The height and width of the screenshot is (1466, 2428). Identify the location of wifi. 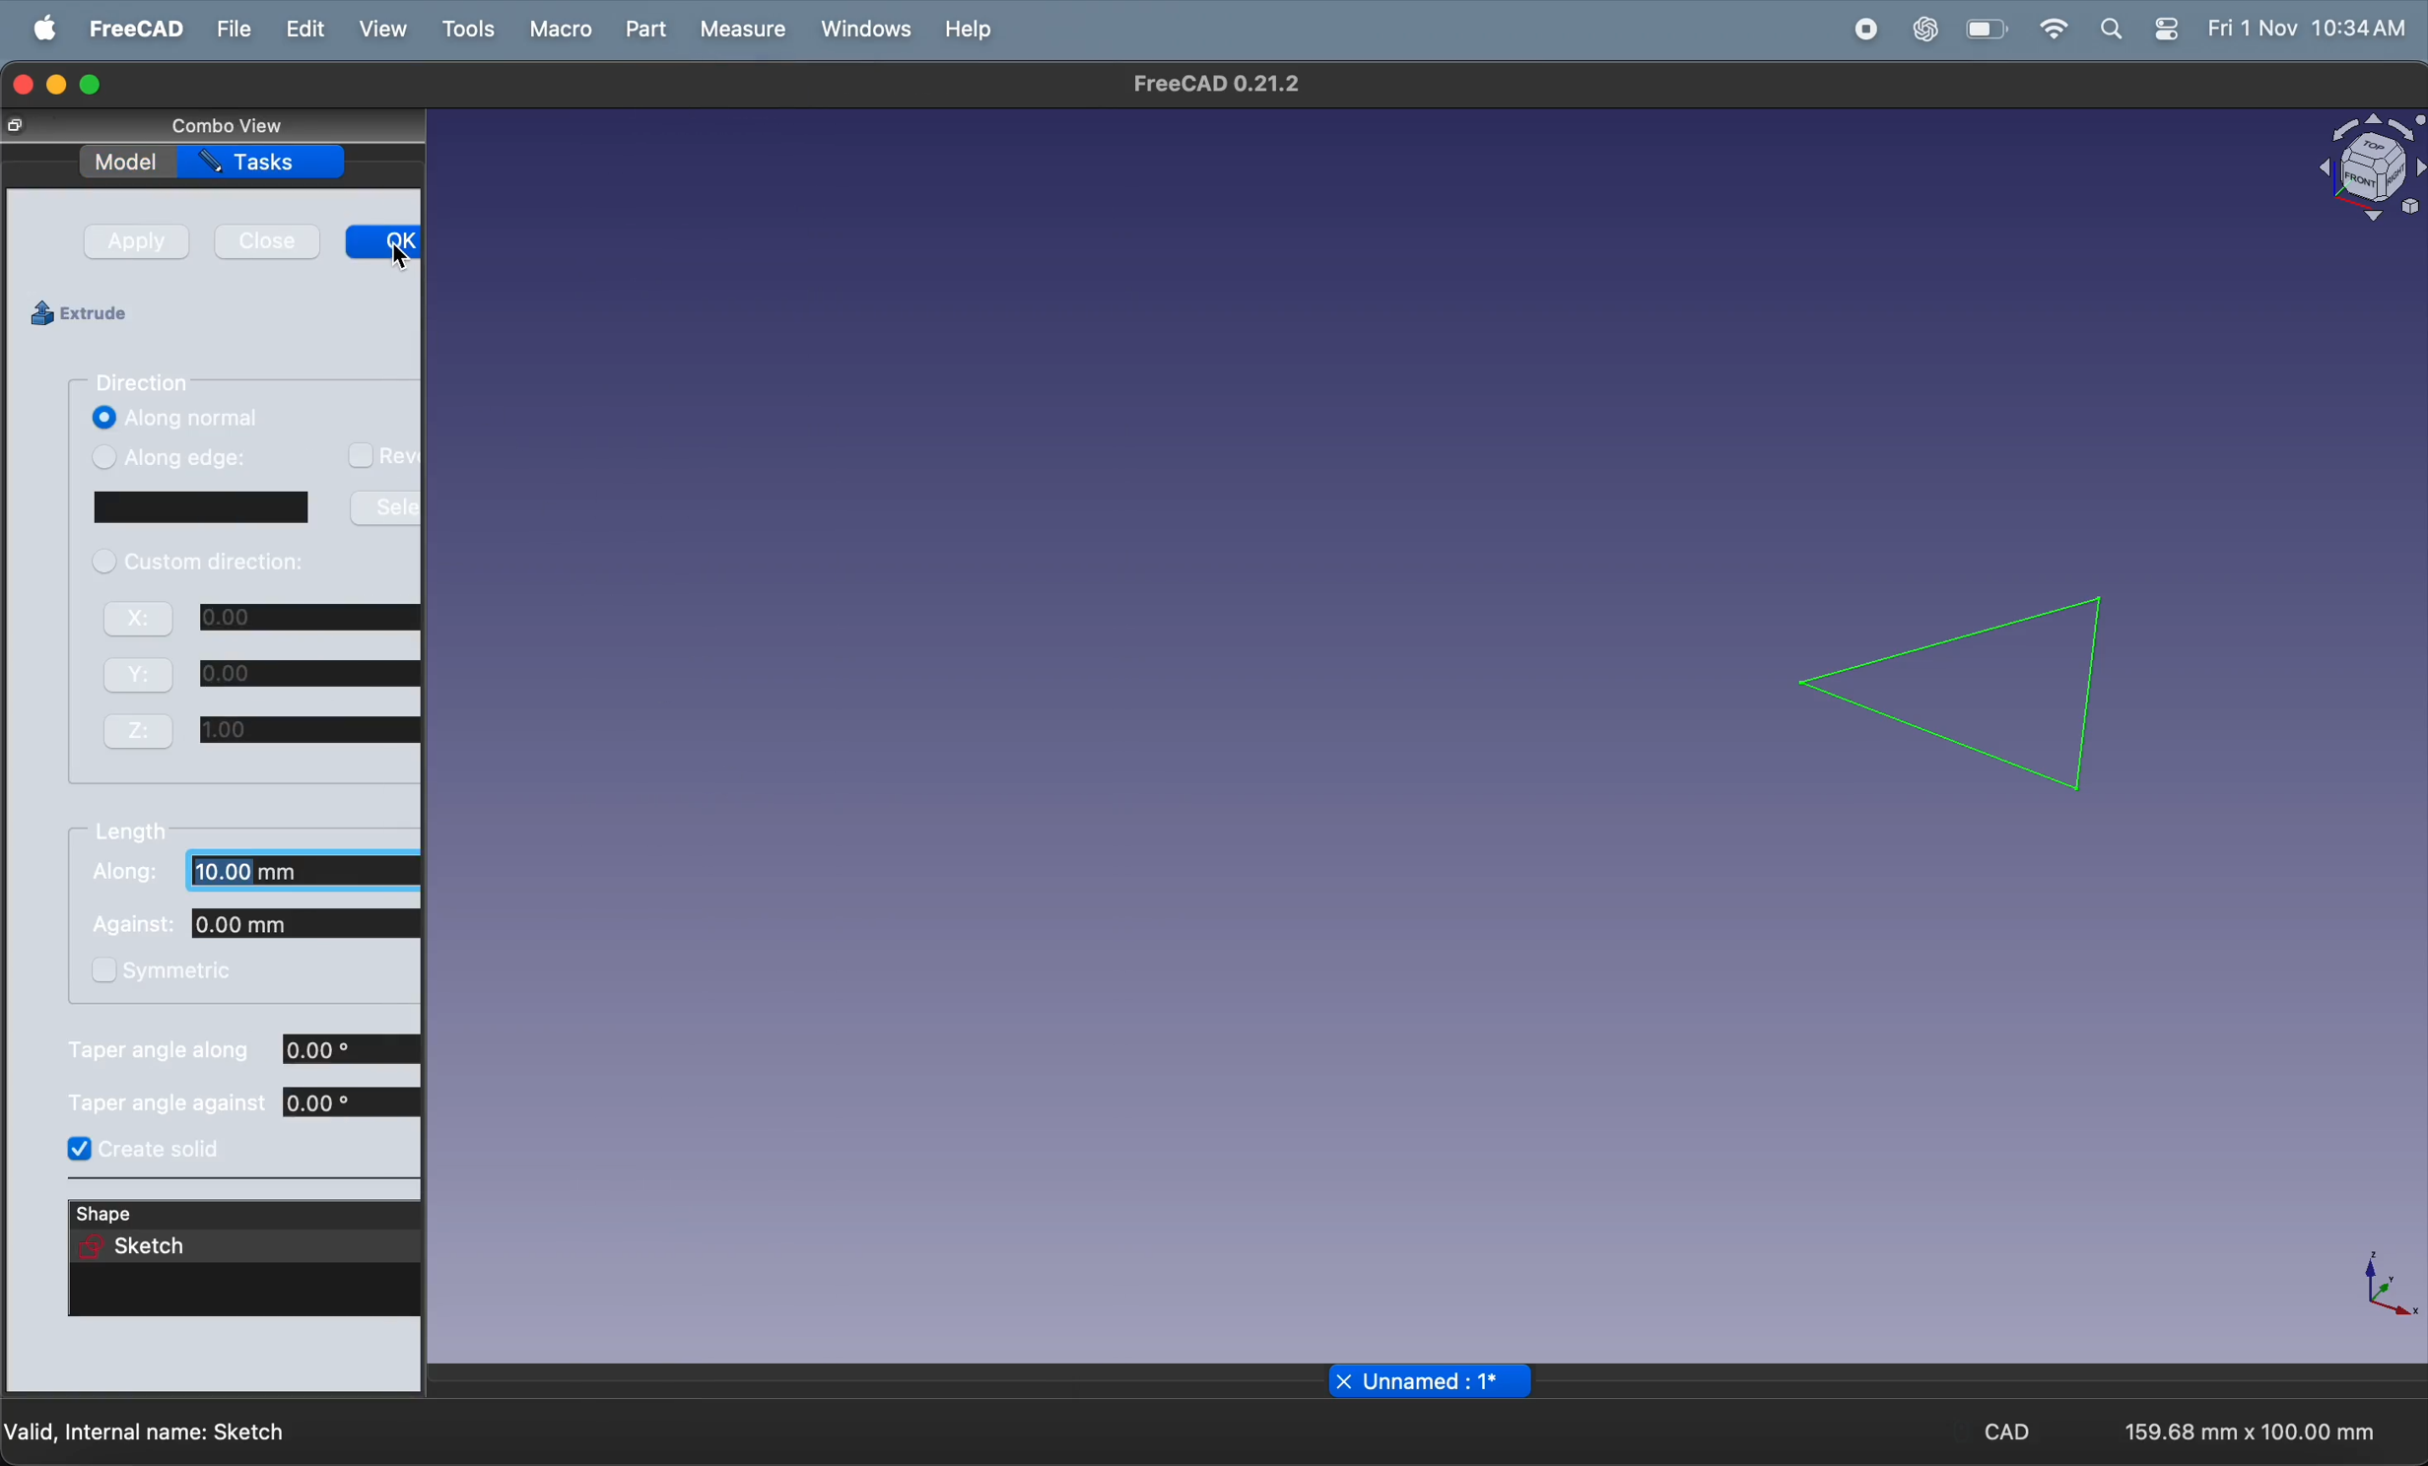
(2054, 29).